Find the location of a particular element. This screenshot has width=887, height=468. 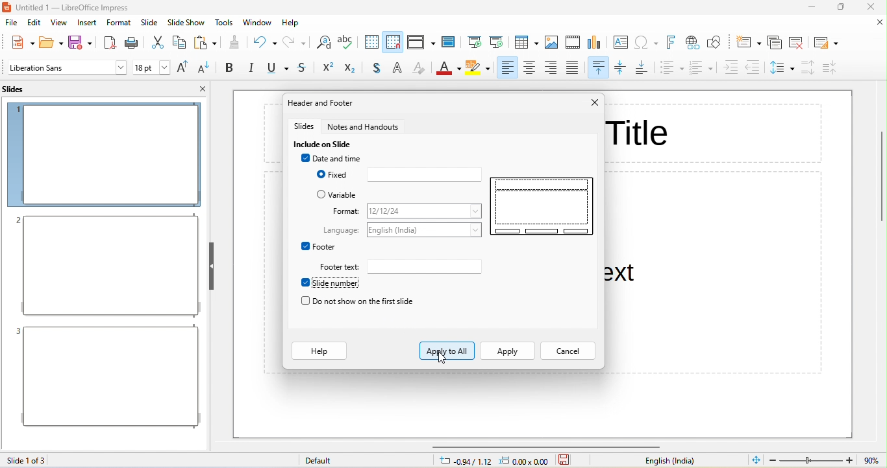

Checkbox is located at coordinates (321, 194).